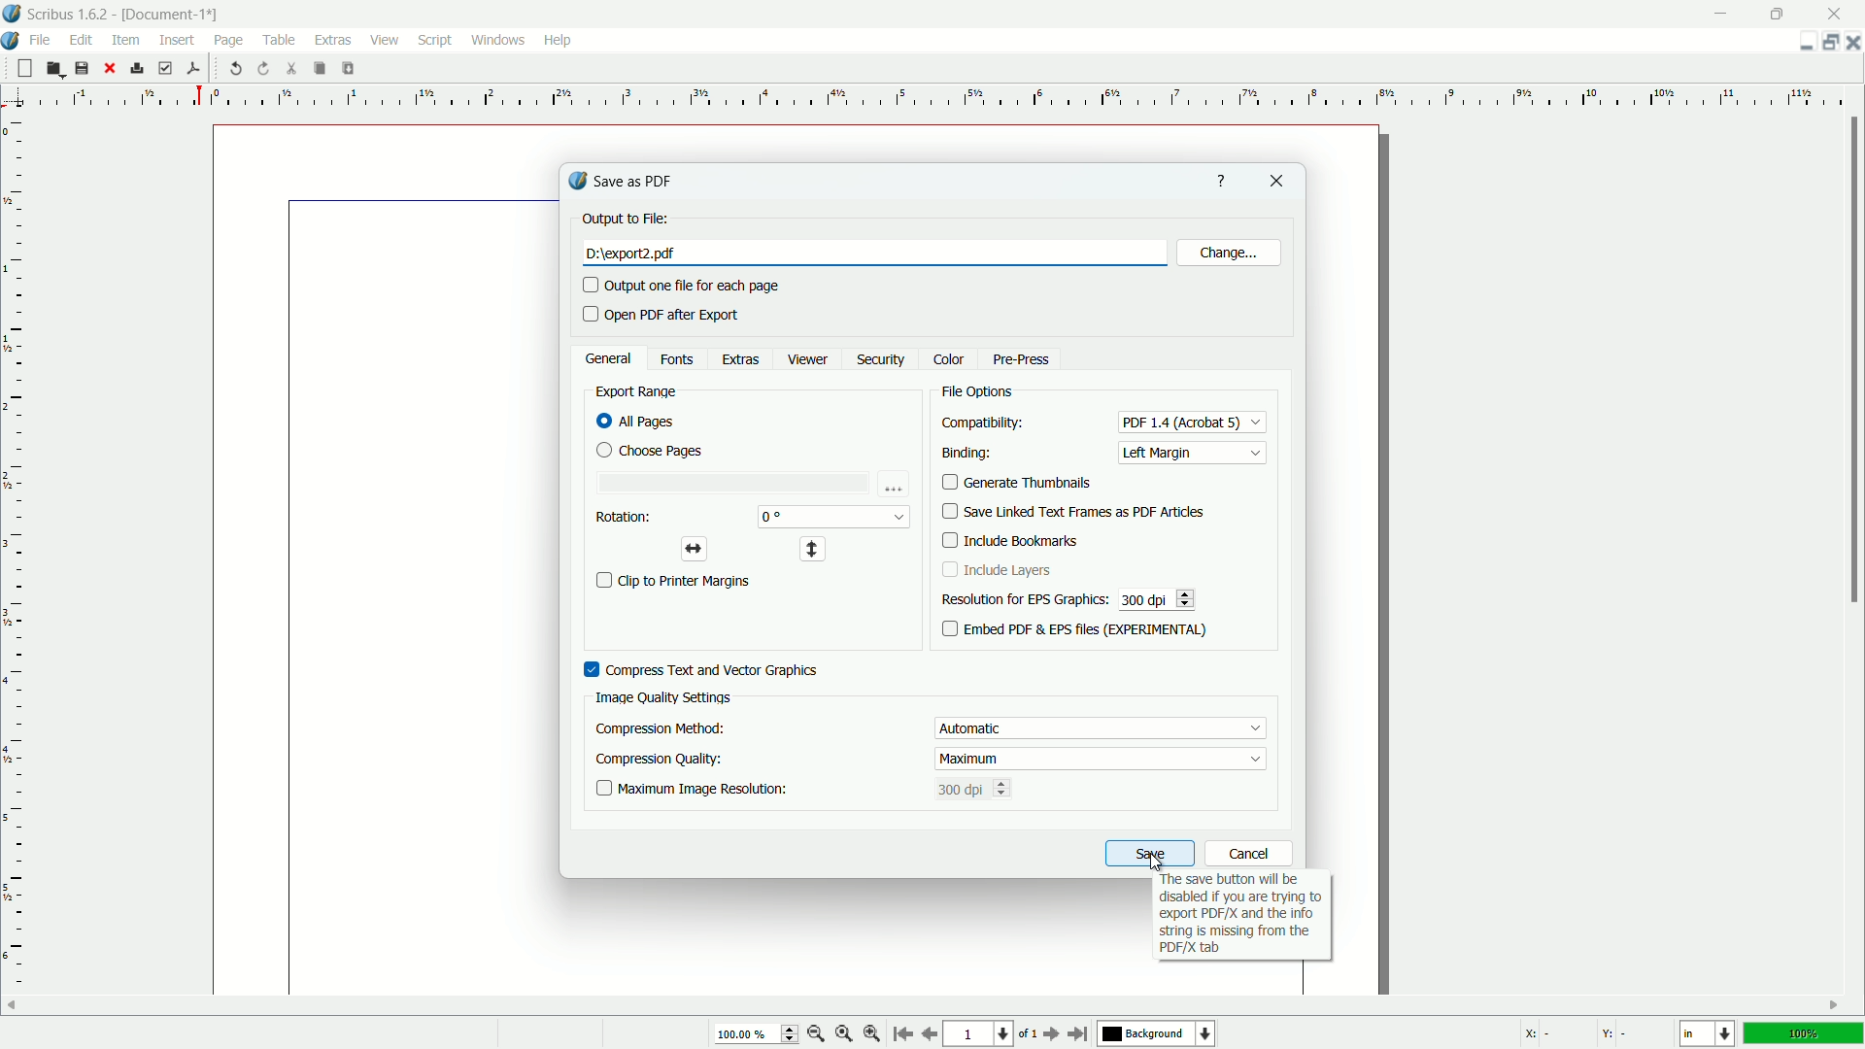 The width and height of the screenshot is (1865, 1049). I want to click on extras, so click(742, 362).